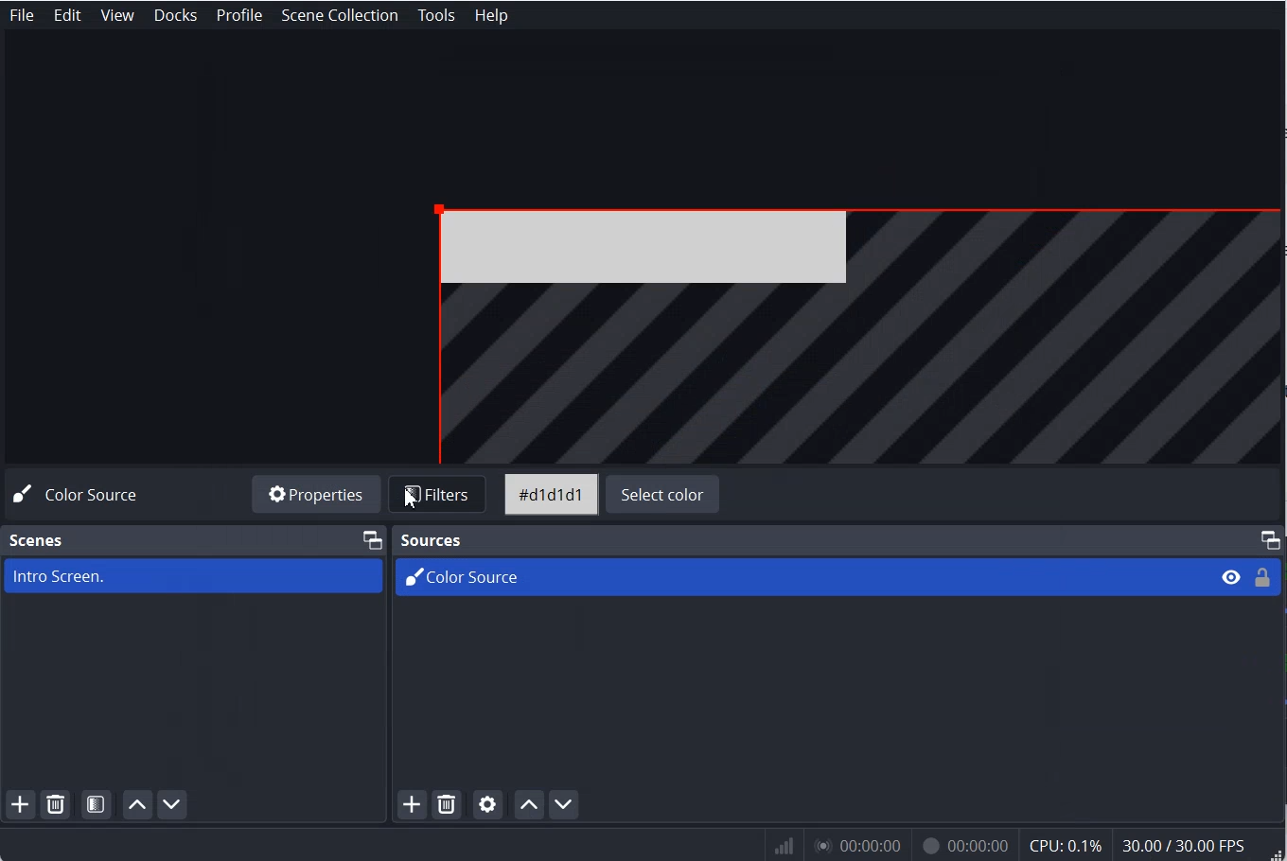 The image size is (1287, 861). I want to click on Maximize, so click(372, 538).